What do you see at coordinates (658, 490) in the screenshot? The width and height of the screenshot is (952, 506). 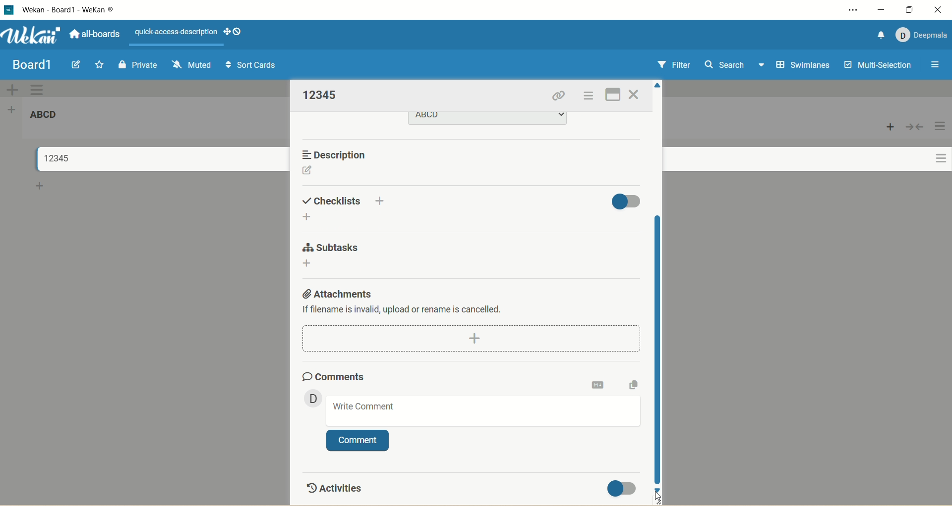 I see `click to scroll down` at bounding box center [658, 490].